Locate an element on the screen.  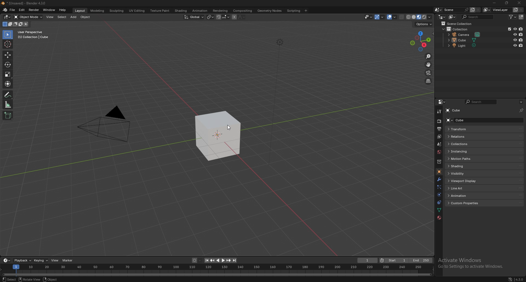
sculpting is located at coordinates (116, 10).